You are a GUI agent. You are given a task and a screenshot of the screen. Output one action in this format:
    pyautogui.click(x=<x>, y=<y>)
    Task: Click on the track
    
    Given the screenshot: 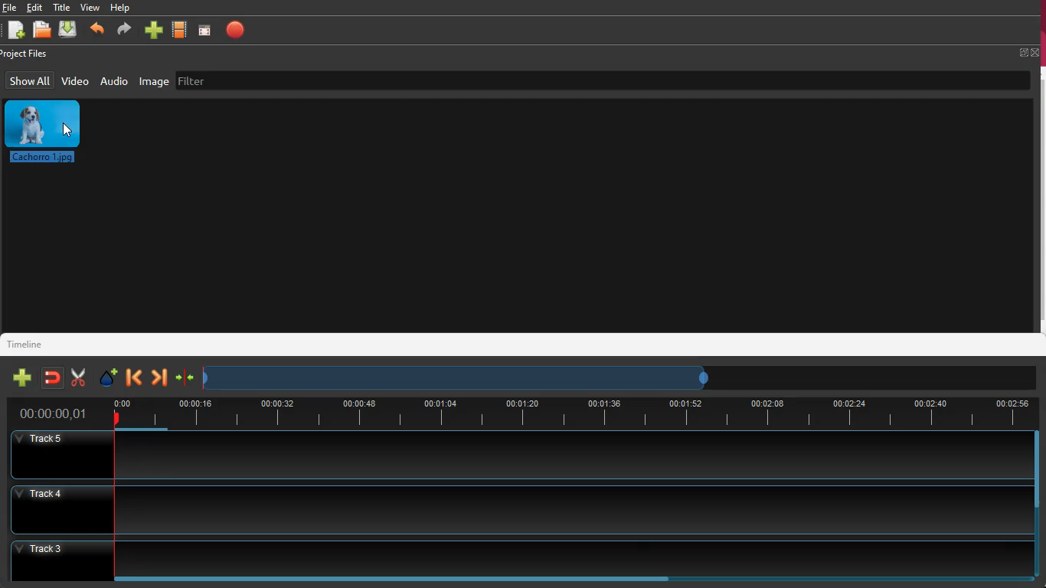 What is the action you would take?
    pyautogui.click(x=515, y=455)
    